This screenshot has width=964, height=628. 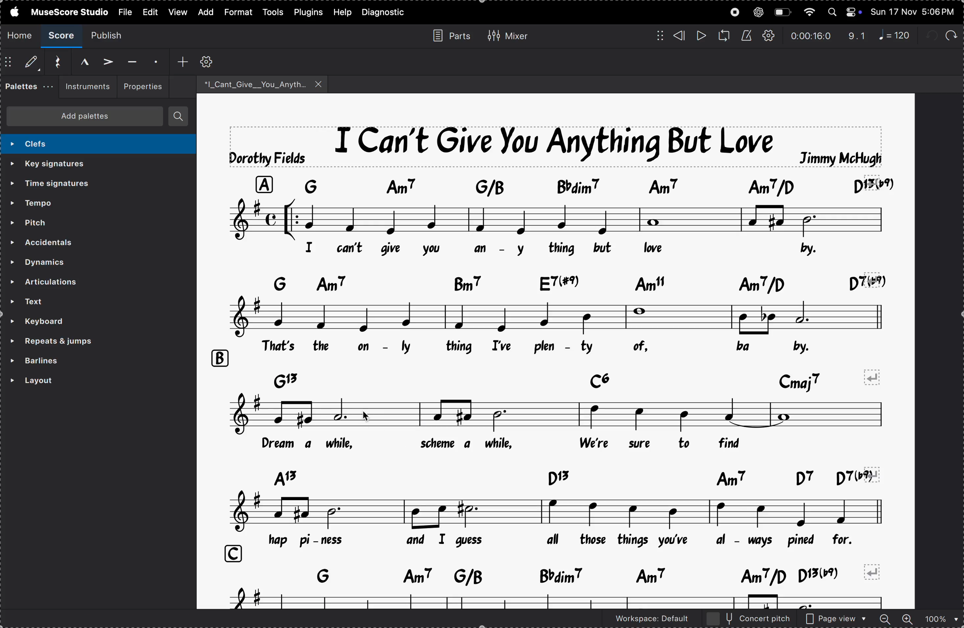 I want to click on row, so click(x=230, y=554).